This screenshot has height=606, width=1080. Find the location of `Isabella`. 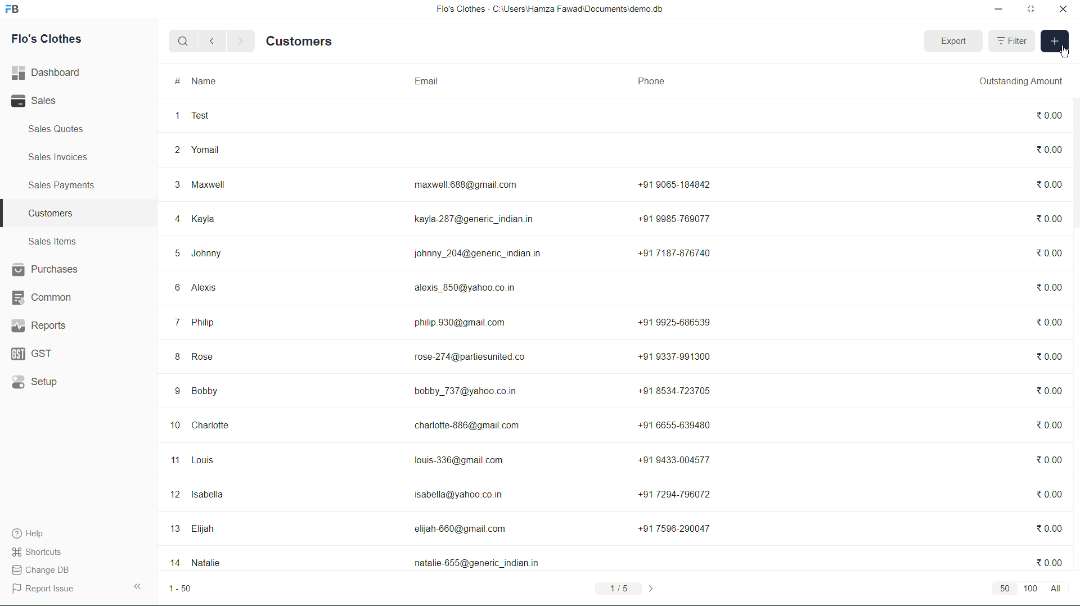

Isabella is located at coordinates (208, 495).